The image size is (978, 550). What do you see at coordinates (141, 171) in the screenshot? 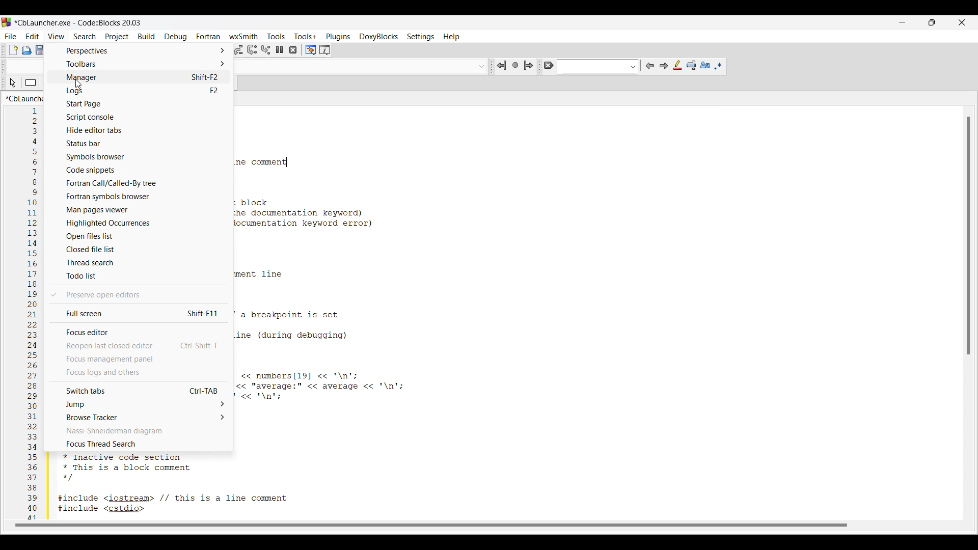
I see `Code snippets` at bounding box center [141, 171].